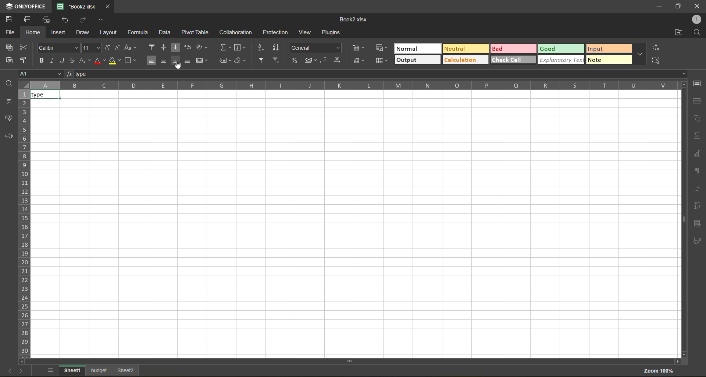 The image size is (706, 377). I want to click on feedback, so click(9, 137).